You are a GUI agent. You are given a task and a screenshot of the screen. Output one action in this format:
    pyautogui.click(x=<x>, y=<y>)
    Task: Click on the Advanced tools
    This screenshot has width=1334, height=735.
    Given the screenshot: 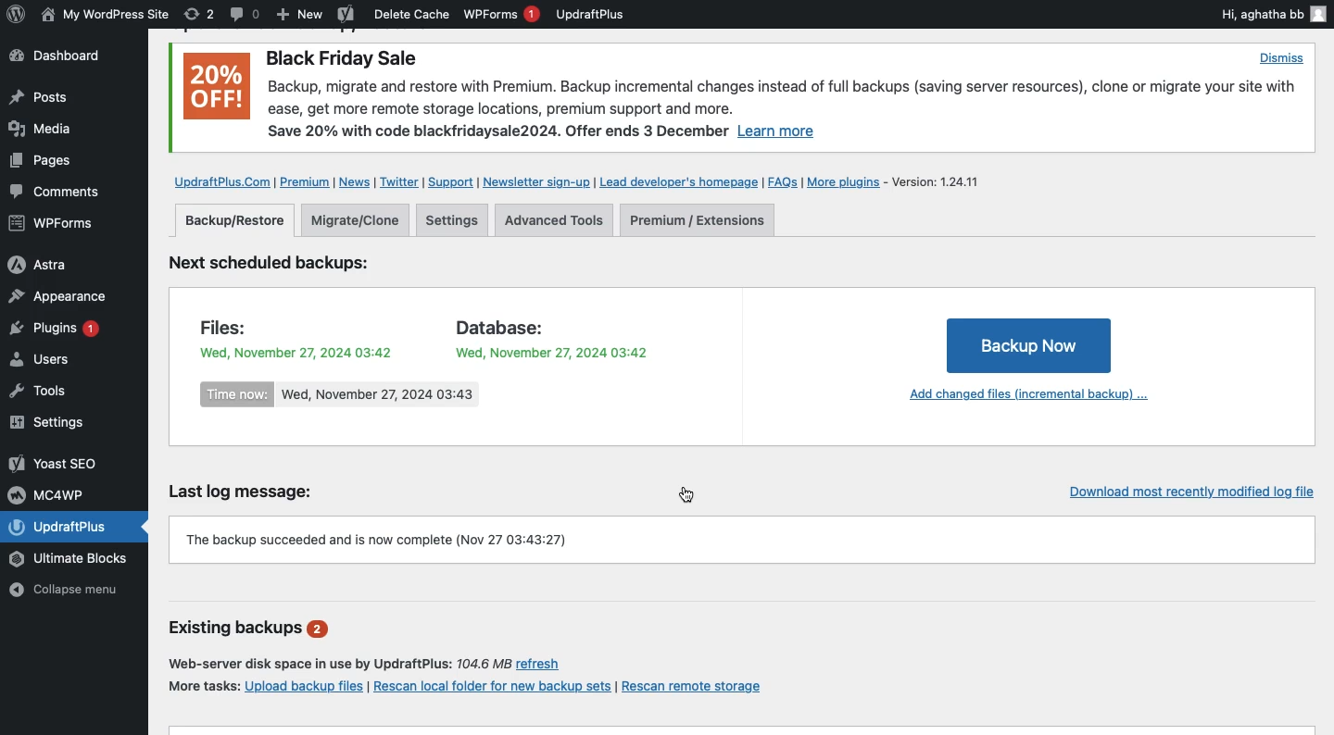 What is the action you would take?
    pyautogui.click(x=551, y=220)
    